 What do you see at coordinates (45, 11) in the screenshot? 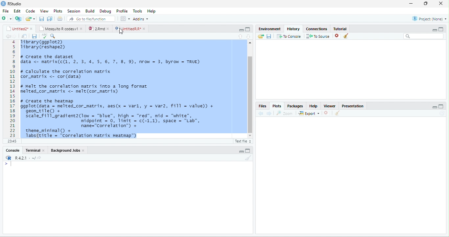
I see `view` at bounding box center [45, 11].